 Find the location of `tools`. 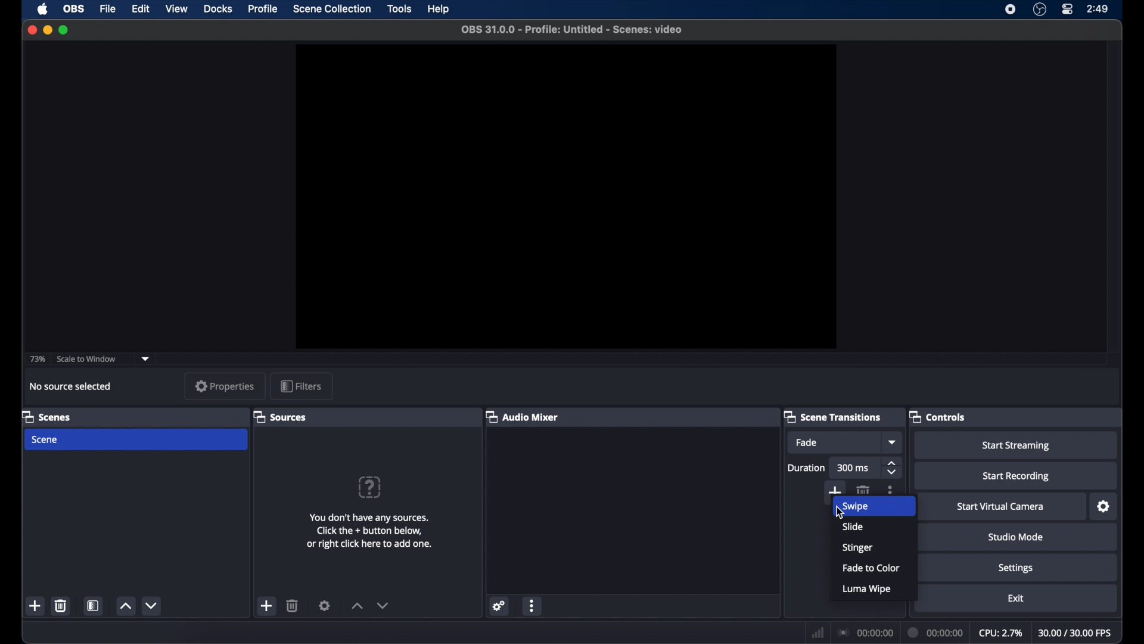

tools is located at coordinates (400, 8).